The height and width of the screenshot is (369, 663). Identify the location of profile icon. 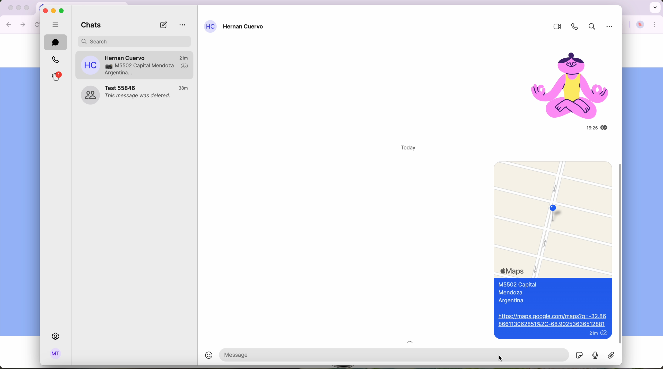
(90, 65).